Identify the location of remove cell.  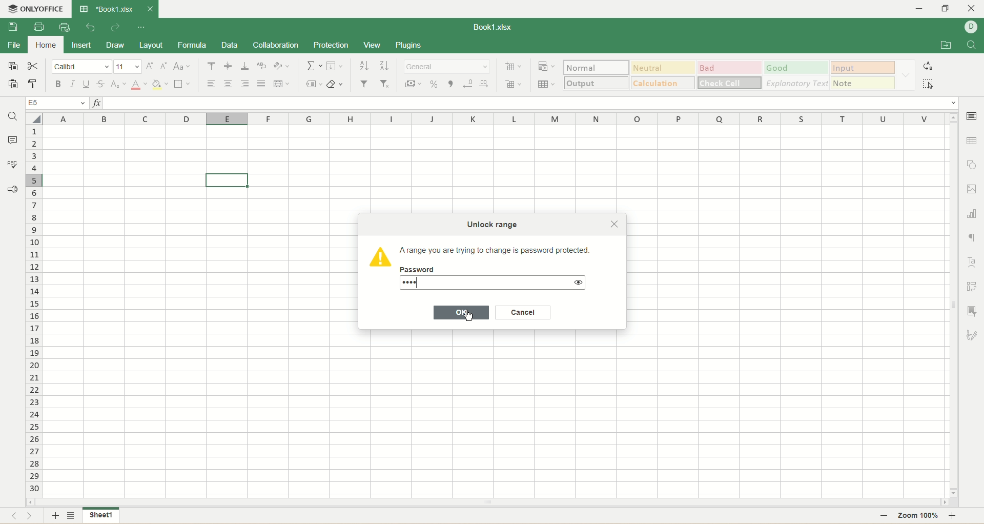
(512, 84).